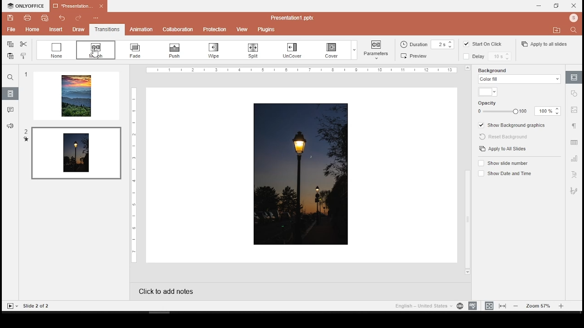 This screenshot has height=328, width=584. I want to click on slide style, so click(491, 45).